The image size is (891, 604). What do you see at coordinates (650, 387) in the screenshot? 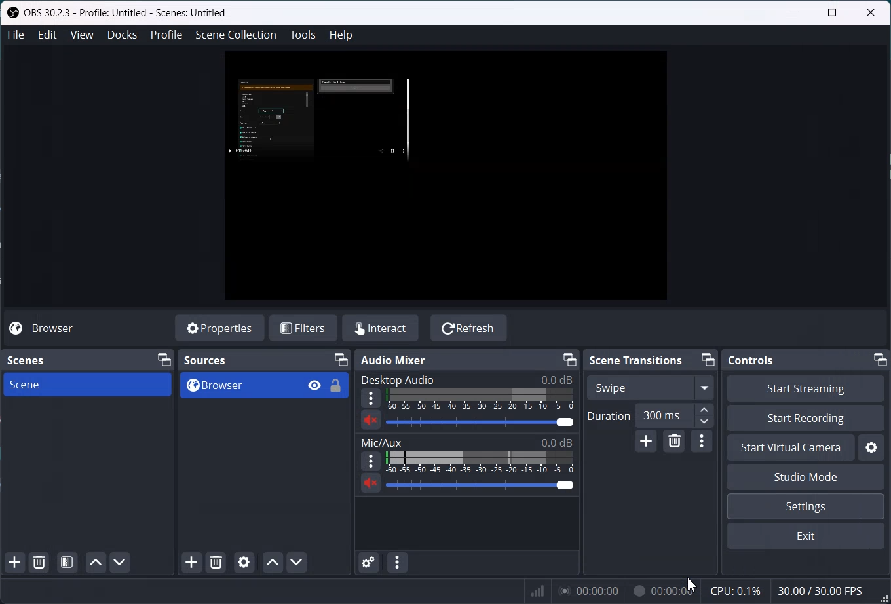
I see `Swipe` at bounding box center [650, 387].